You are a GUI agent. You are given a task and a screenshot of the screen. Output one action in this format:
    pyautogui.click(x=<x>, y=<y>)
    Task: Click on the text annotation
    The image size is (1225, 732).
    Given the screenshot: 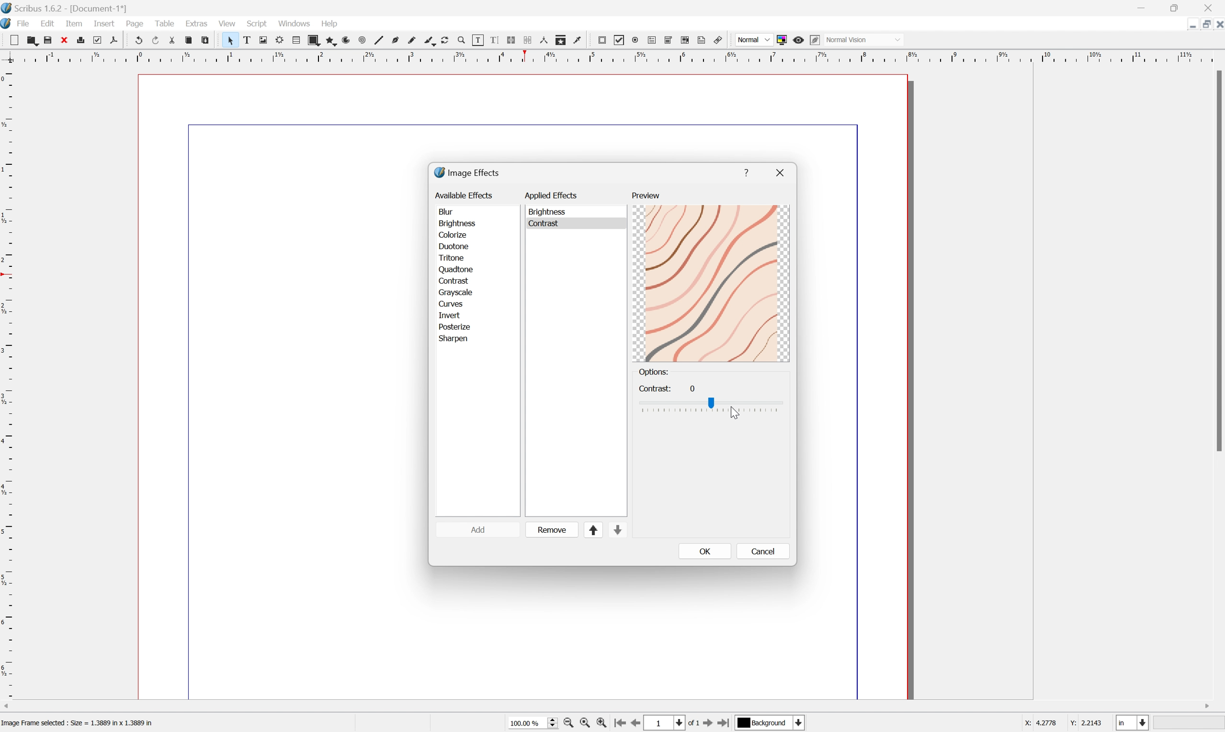 What is the action you would take?
    pyautogui.click(x=703, y=40)
    